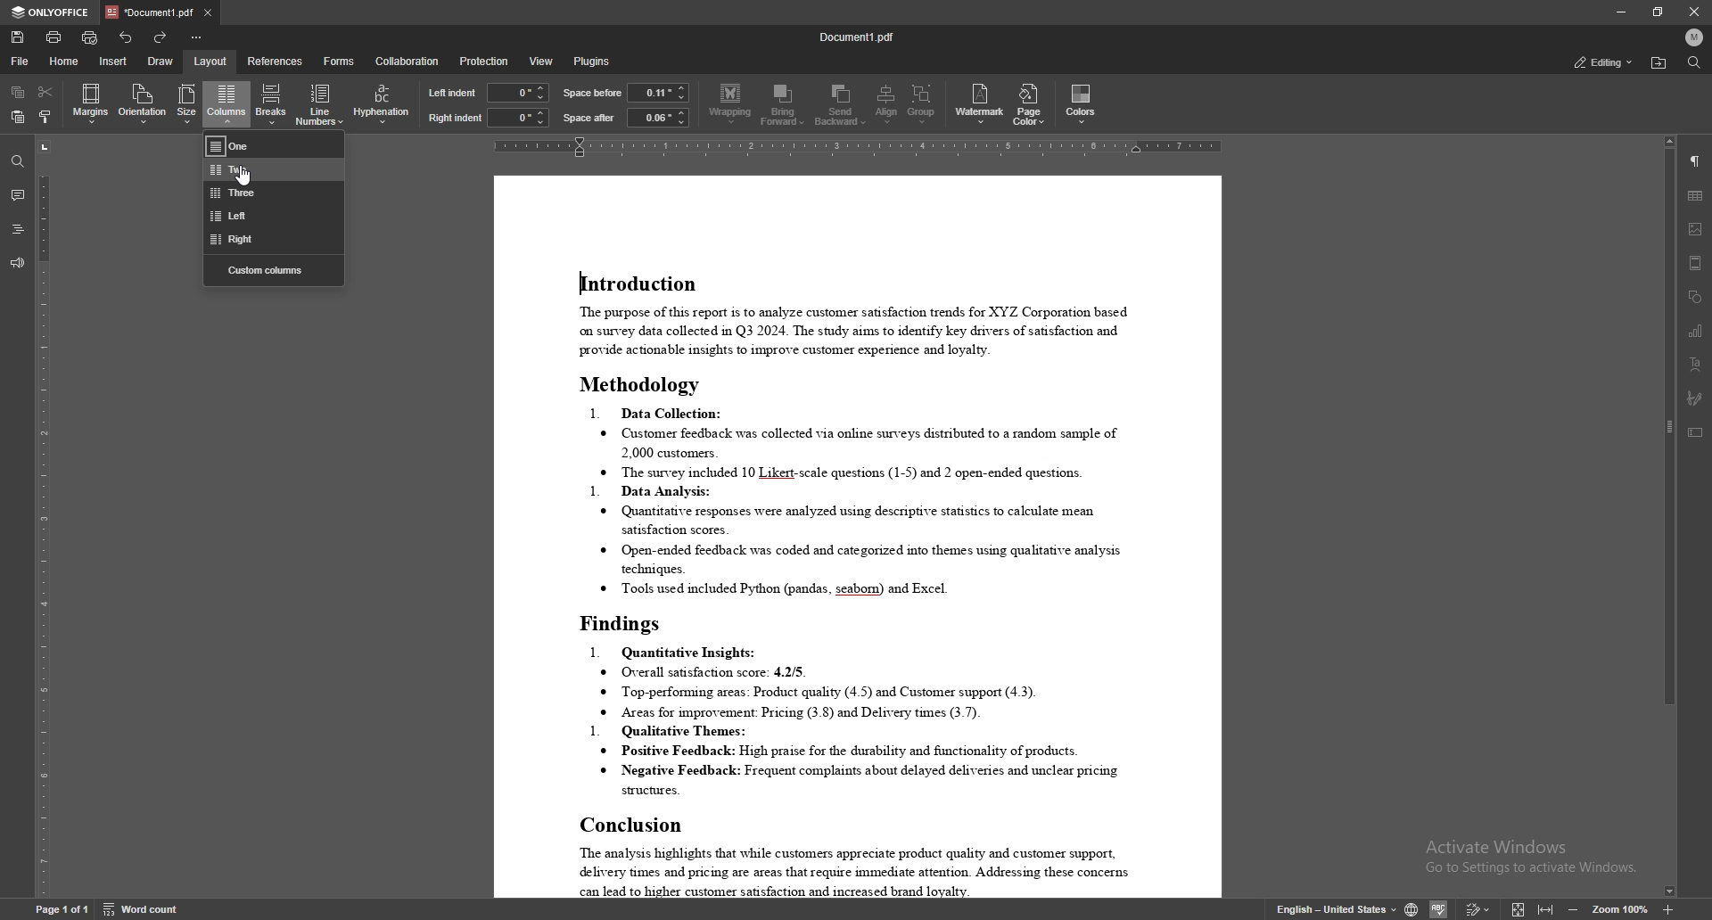 The image size is (1712, 920). I want to click on bring forward, so click(784, 104).